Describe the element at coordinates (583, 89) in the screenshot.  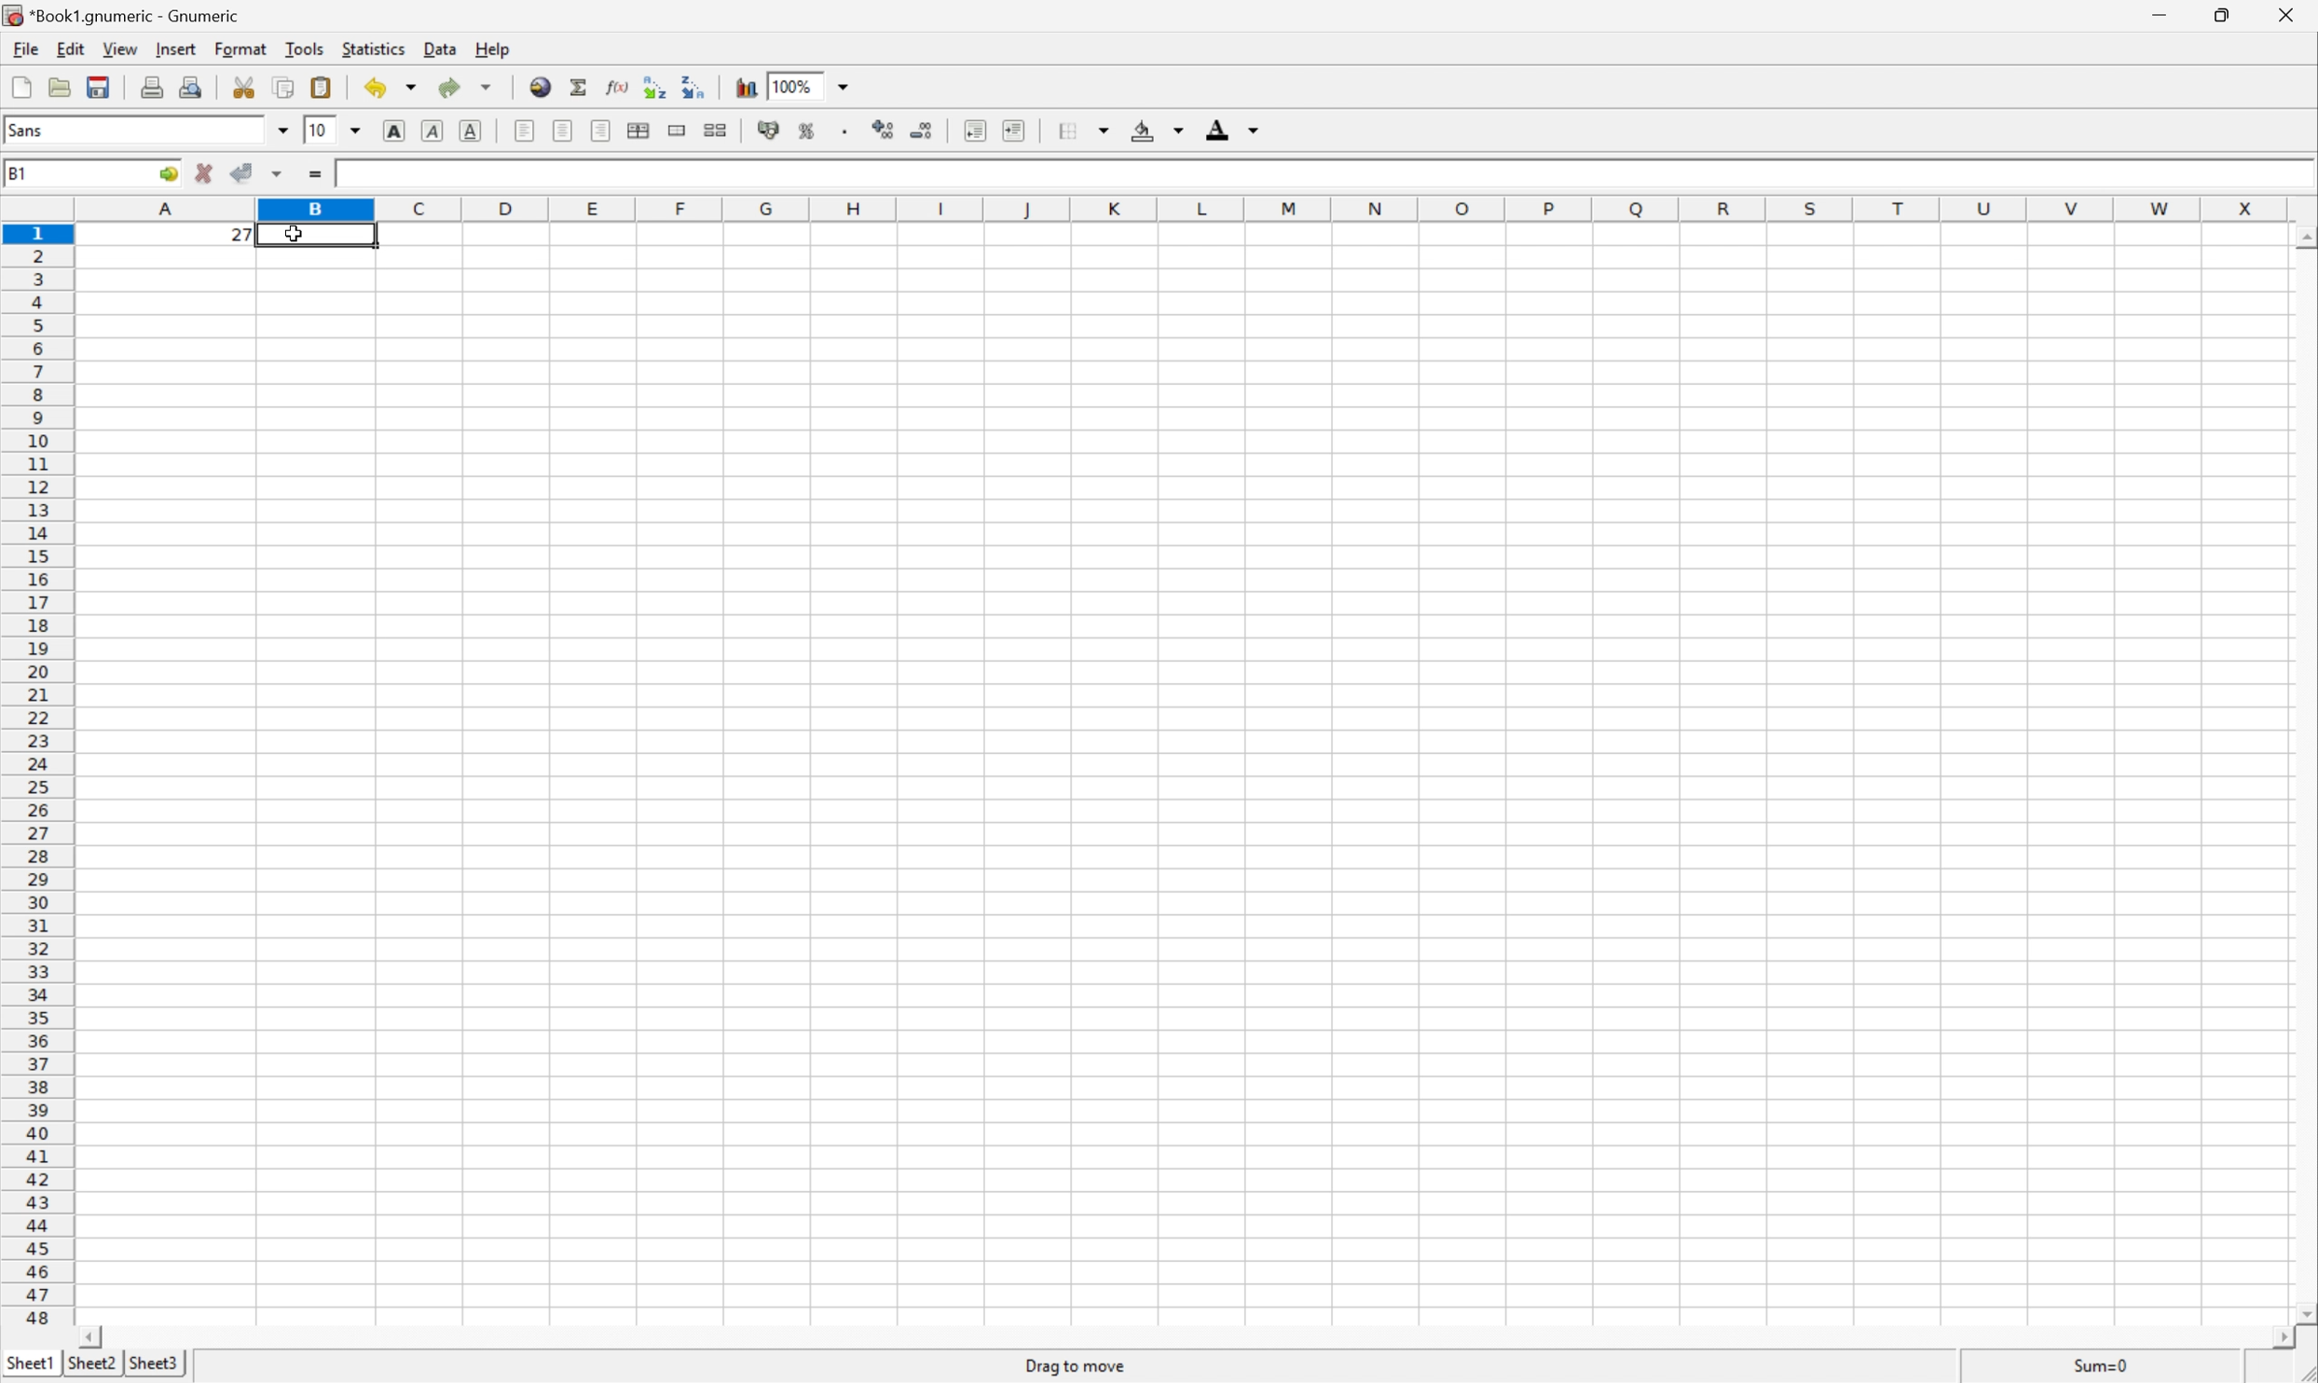
I see `Sum in current cell` at that location.